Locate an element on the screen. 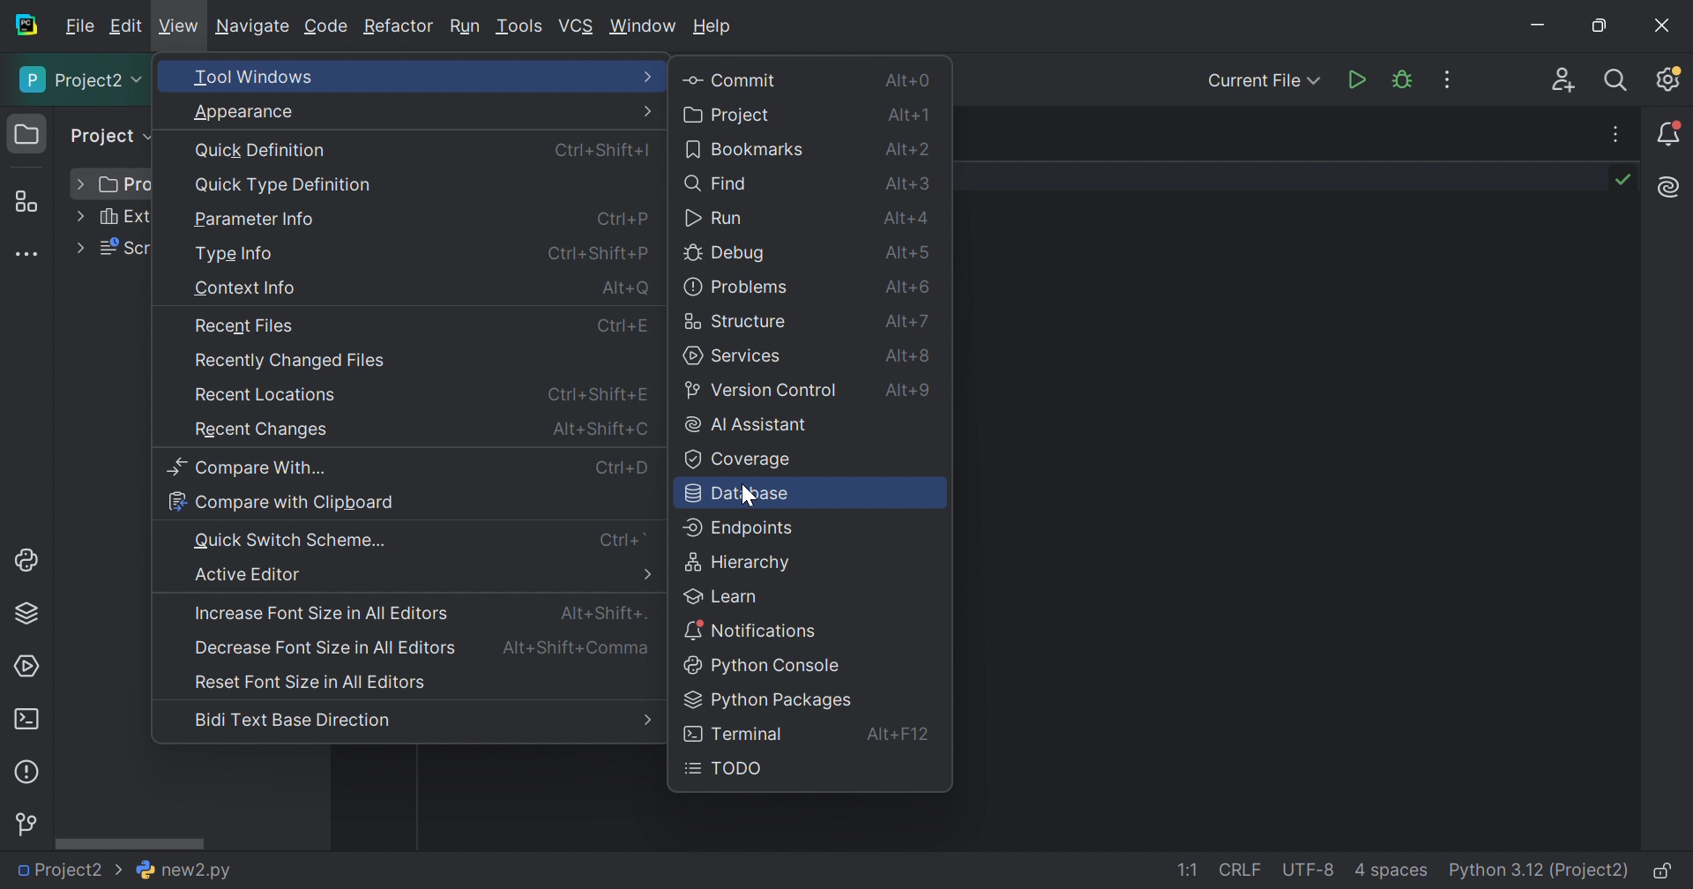  Navigate is located at coordinates (254, 28).